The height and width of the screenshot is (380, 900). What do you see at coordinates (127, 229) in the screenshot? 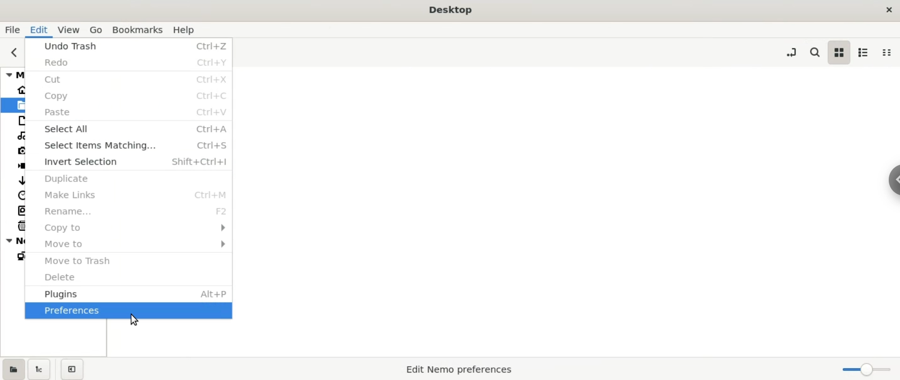
I see `copy to` at bounding box center [127, 229].